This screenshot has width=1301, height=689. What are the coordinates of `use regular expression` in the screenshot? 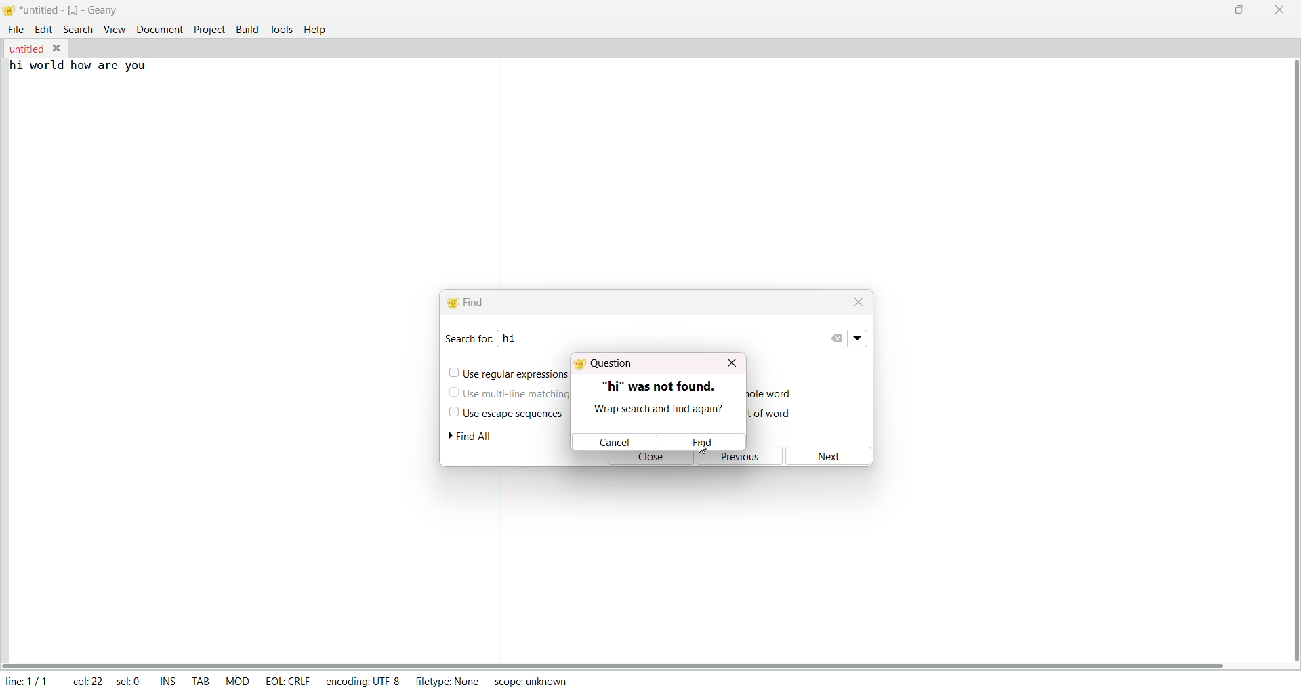 It's located at (510, 372).